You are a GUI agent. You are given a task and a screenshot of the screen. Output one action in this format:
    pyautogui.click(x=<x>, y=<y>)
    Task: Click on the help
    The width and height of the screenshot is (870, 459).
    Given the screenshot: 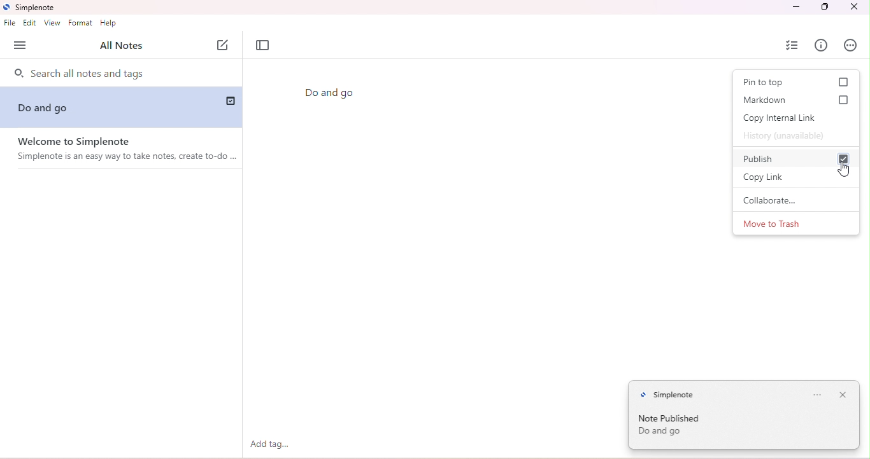 What is the action you would take?
    pyautogui.click(x=110, y=24)
    